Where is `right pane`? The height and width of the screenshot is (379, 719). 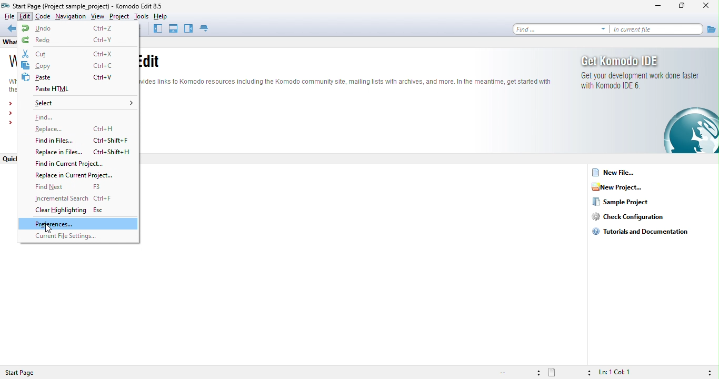
right pane is located at coordinates (189, 29).